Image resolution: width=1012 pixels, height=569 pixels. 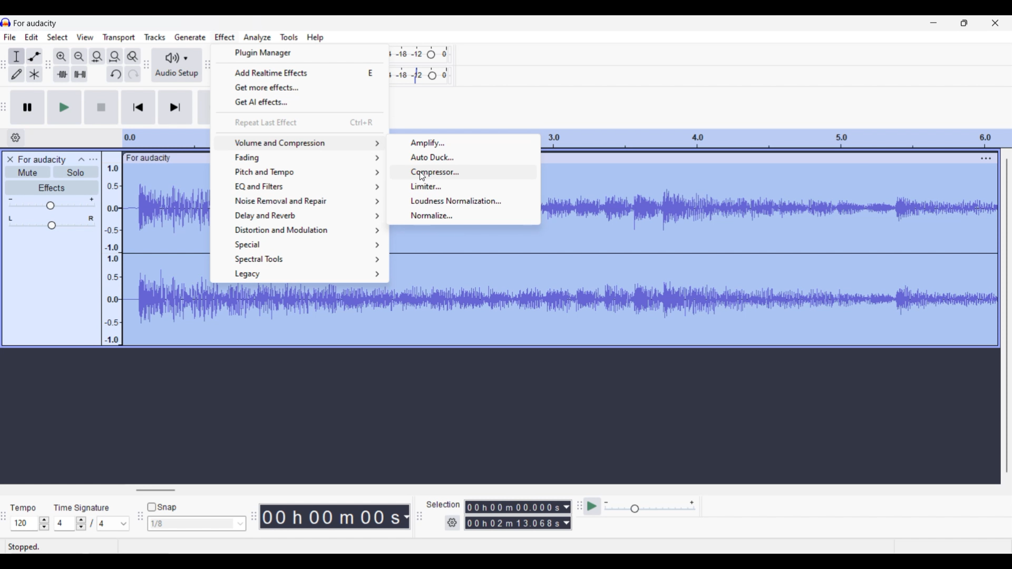 What do you see at coordinates (300, 172) in the screenshot?
I see `Pitch and tempo` at bounding box center [300, 172].